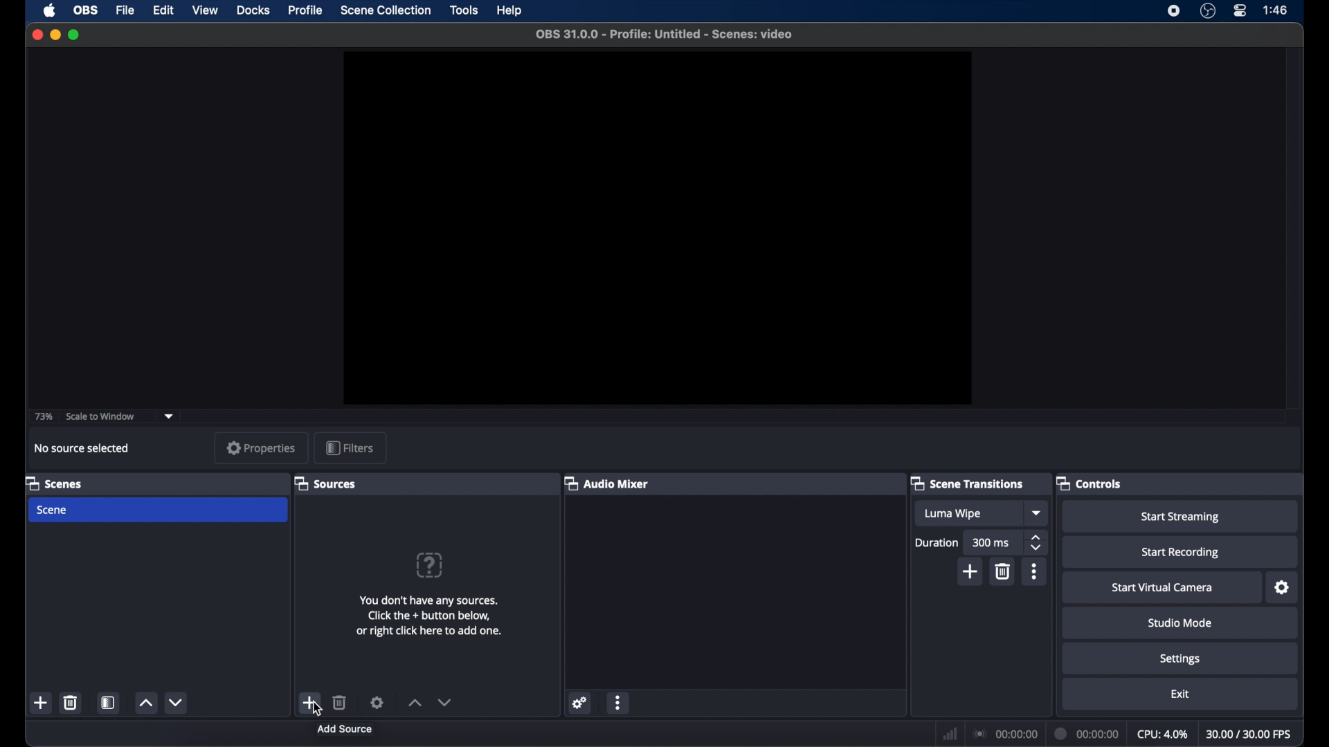 The image size is (1329, 747). What do you see at coordinates (1181, 694) in the screenshot?
I see `exit` at bounding box center [1181, 694].